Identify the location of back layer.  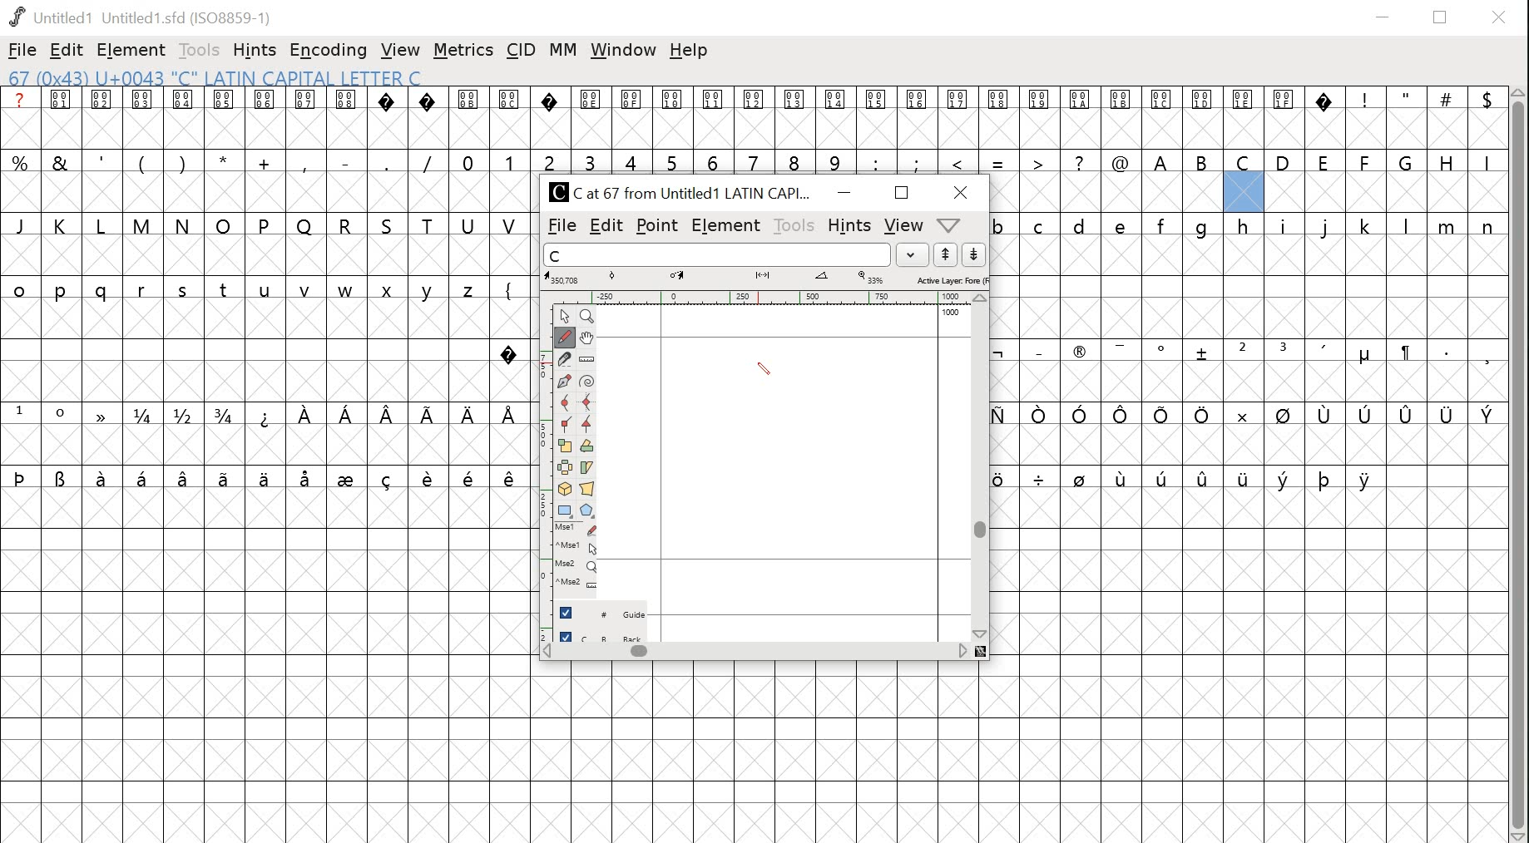
(604, 634).